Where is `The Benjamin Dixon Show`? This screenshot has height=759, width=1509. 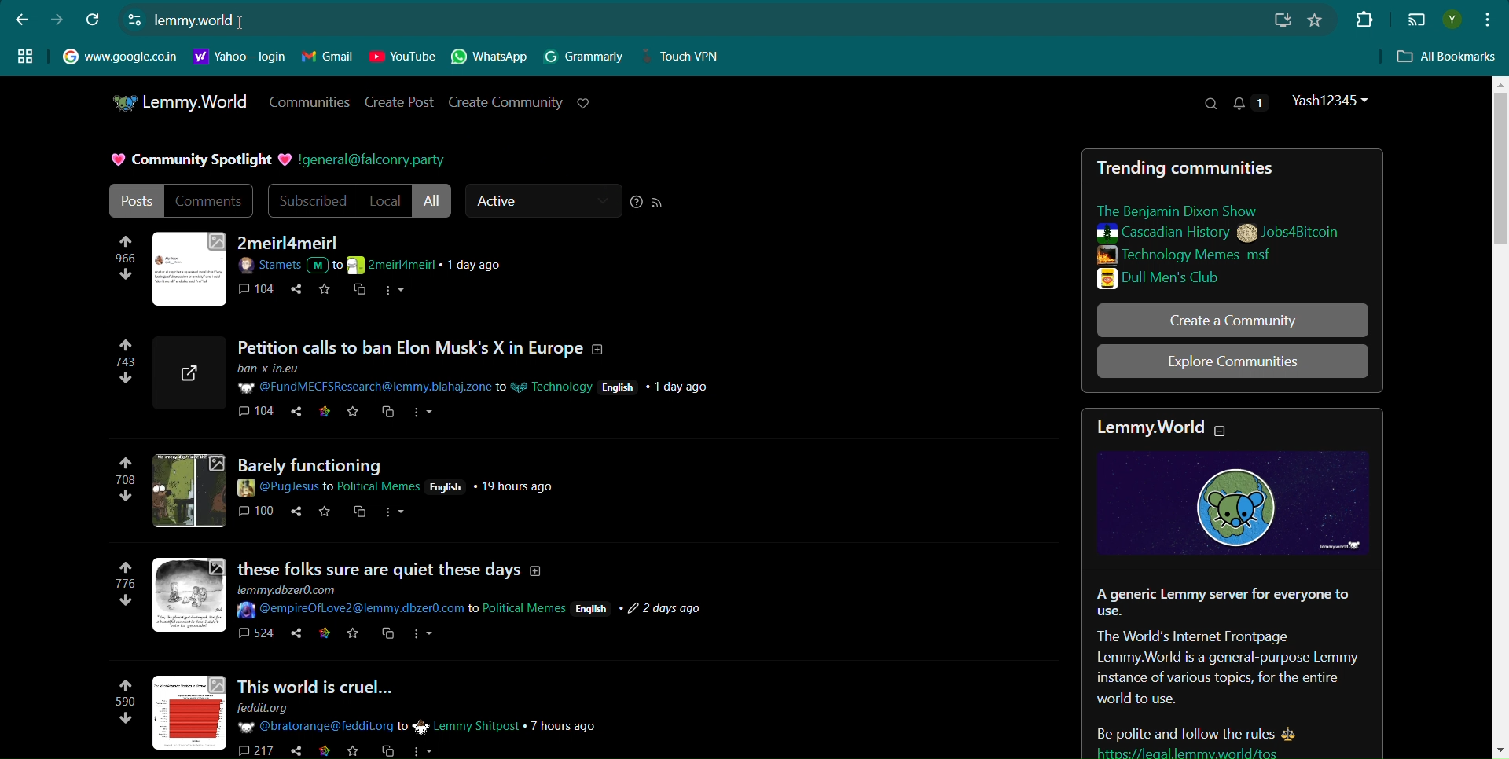 The Benjamin Dixon Show is located at coordinates (1195, 211).